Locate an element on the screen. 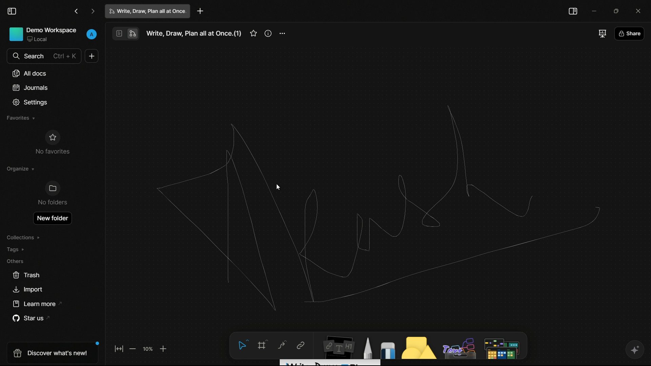 The width and height of the screenshot is (651, 366). Local is located at coordinates (42, 39).